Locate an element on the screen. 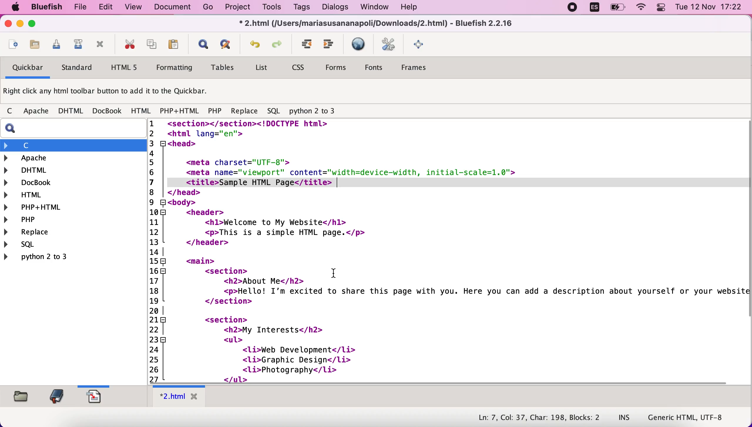 Image resolution: width=752 pixels, height=427 pixels. maximize is located at coordinates (36, 25).